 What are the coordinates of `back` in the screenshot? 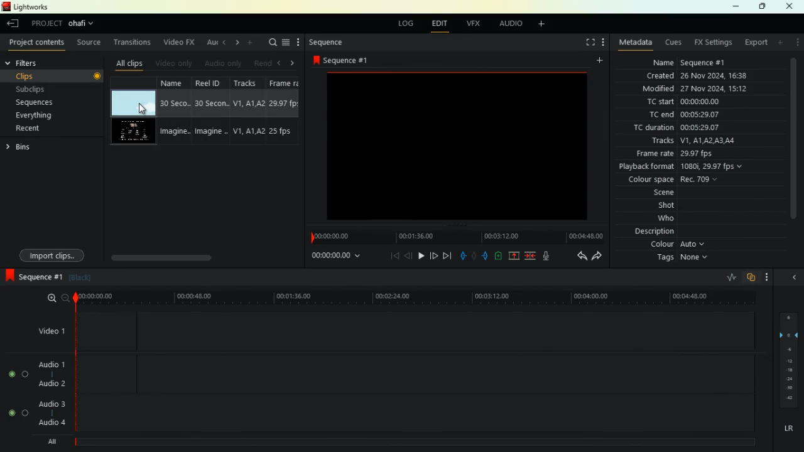 It's located at (582, 257).